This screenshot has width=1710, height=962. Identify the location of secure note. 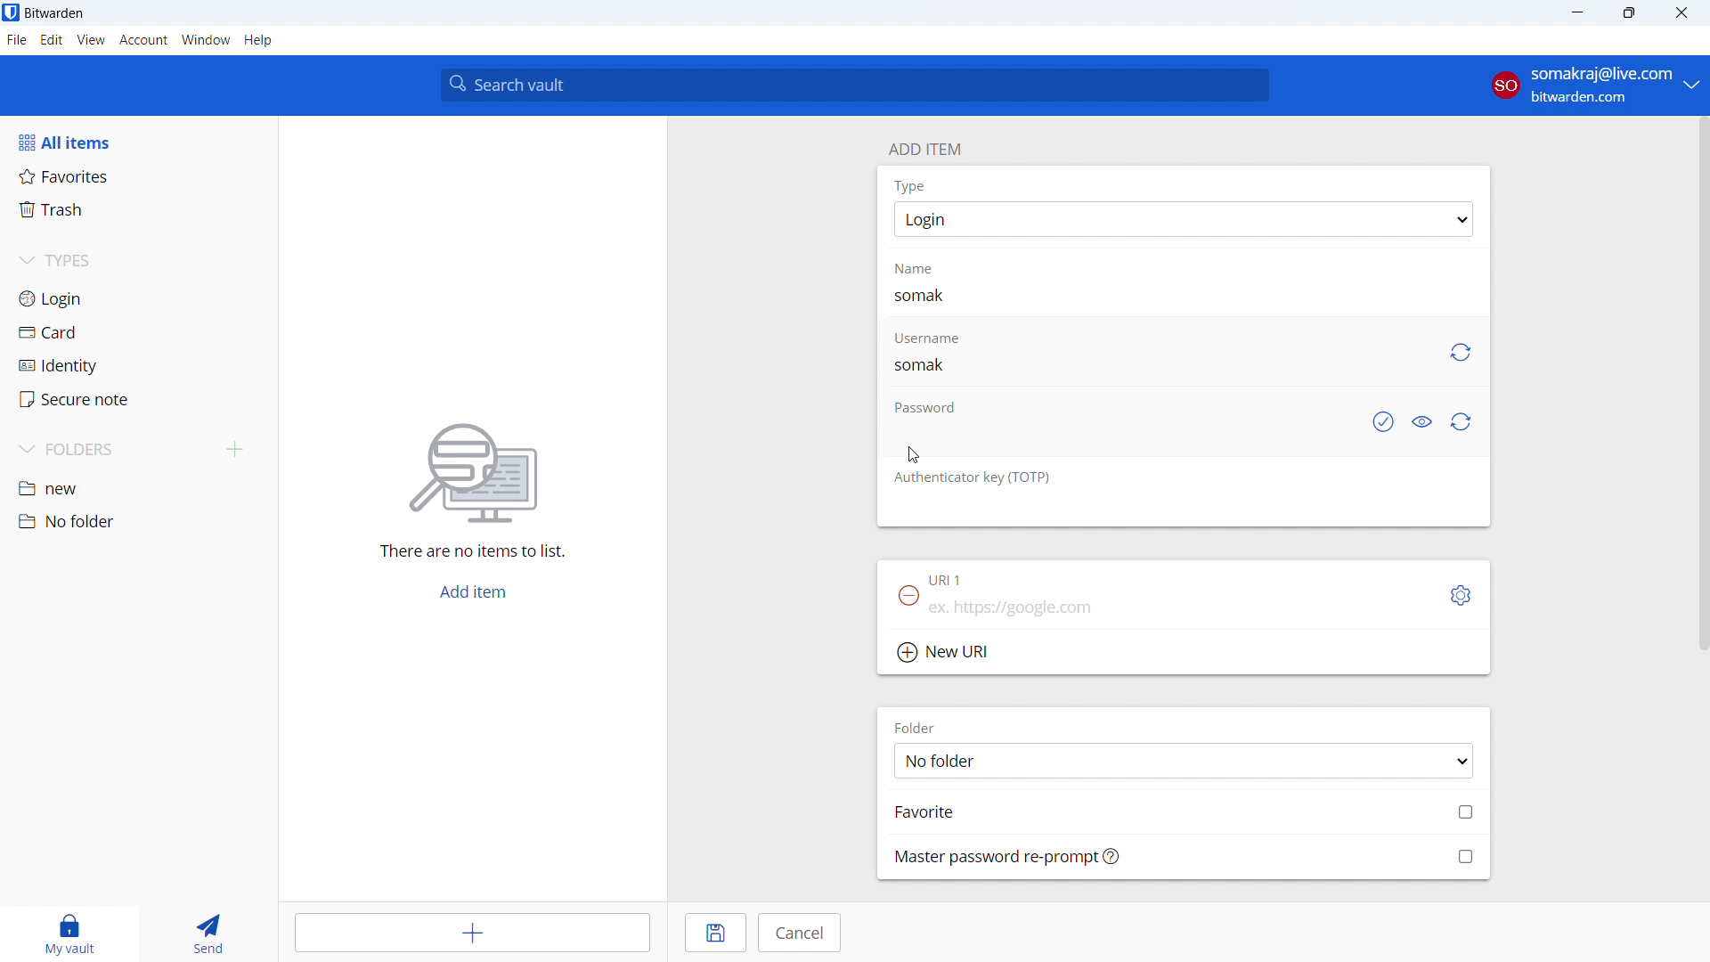
(139, 399).